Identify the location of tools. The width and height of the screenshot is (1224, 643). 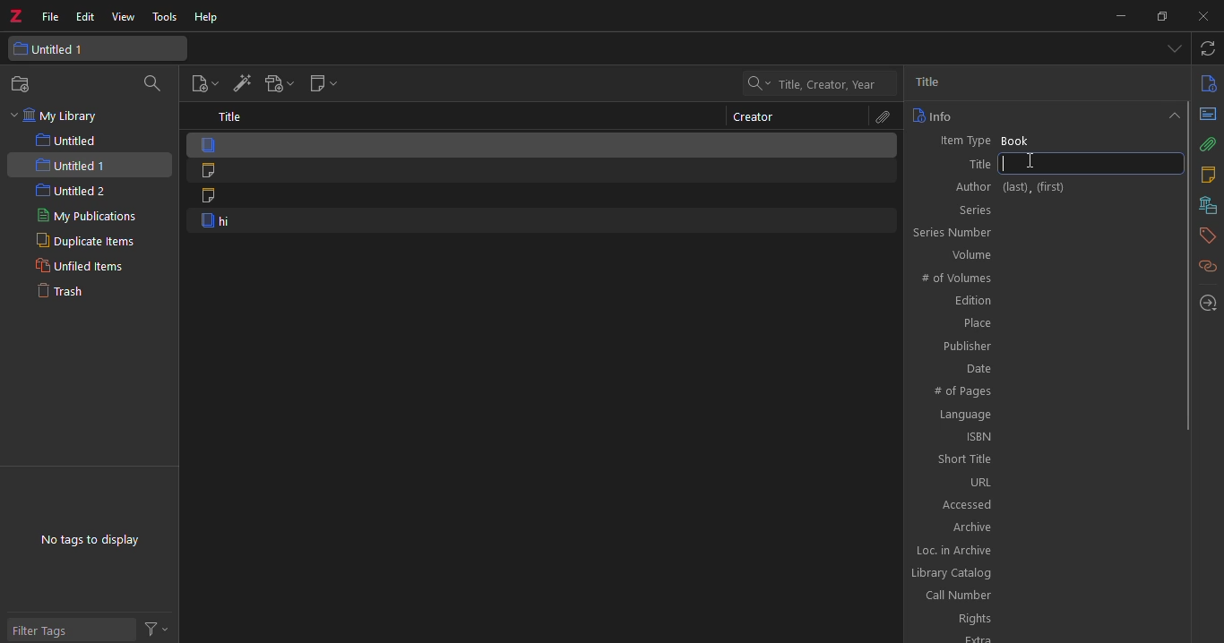
(168, 18).